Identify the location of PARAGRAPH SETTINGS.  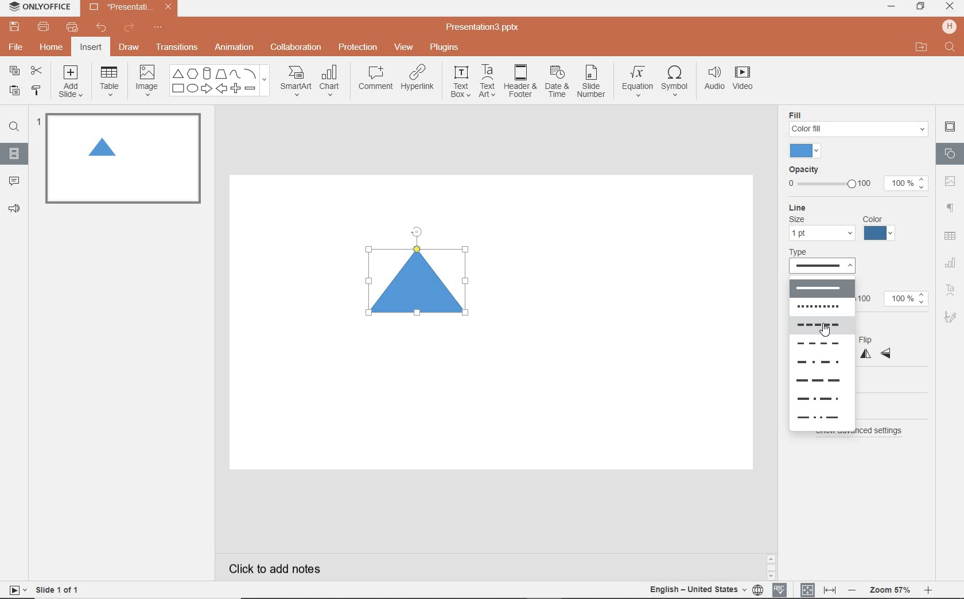
(951, 208).